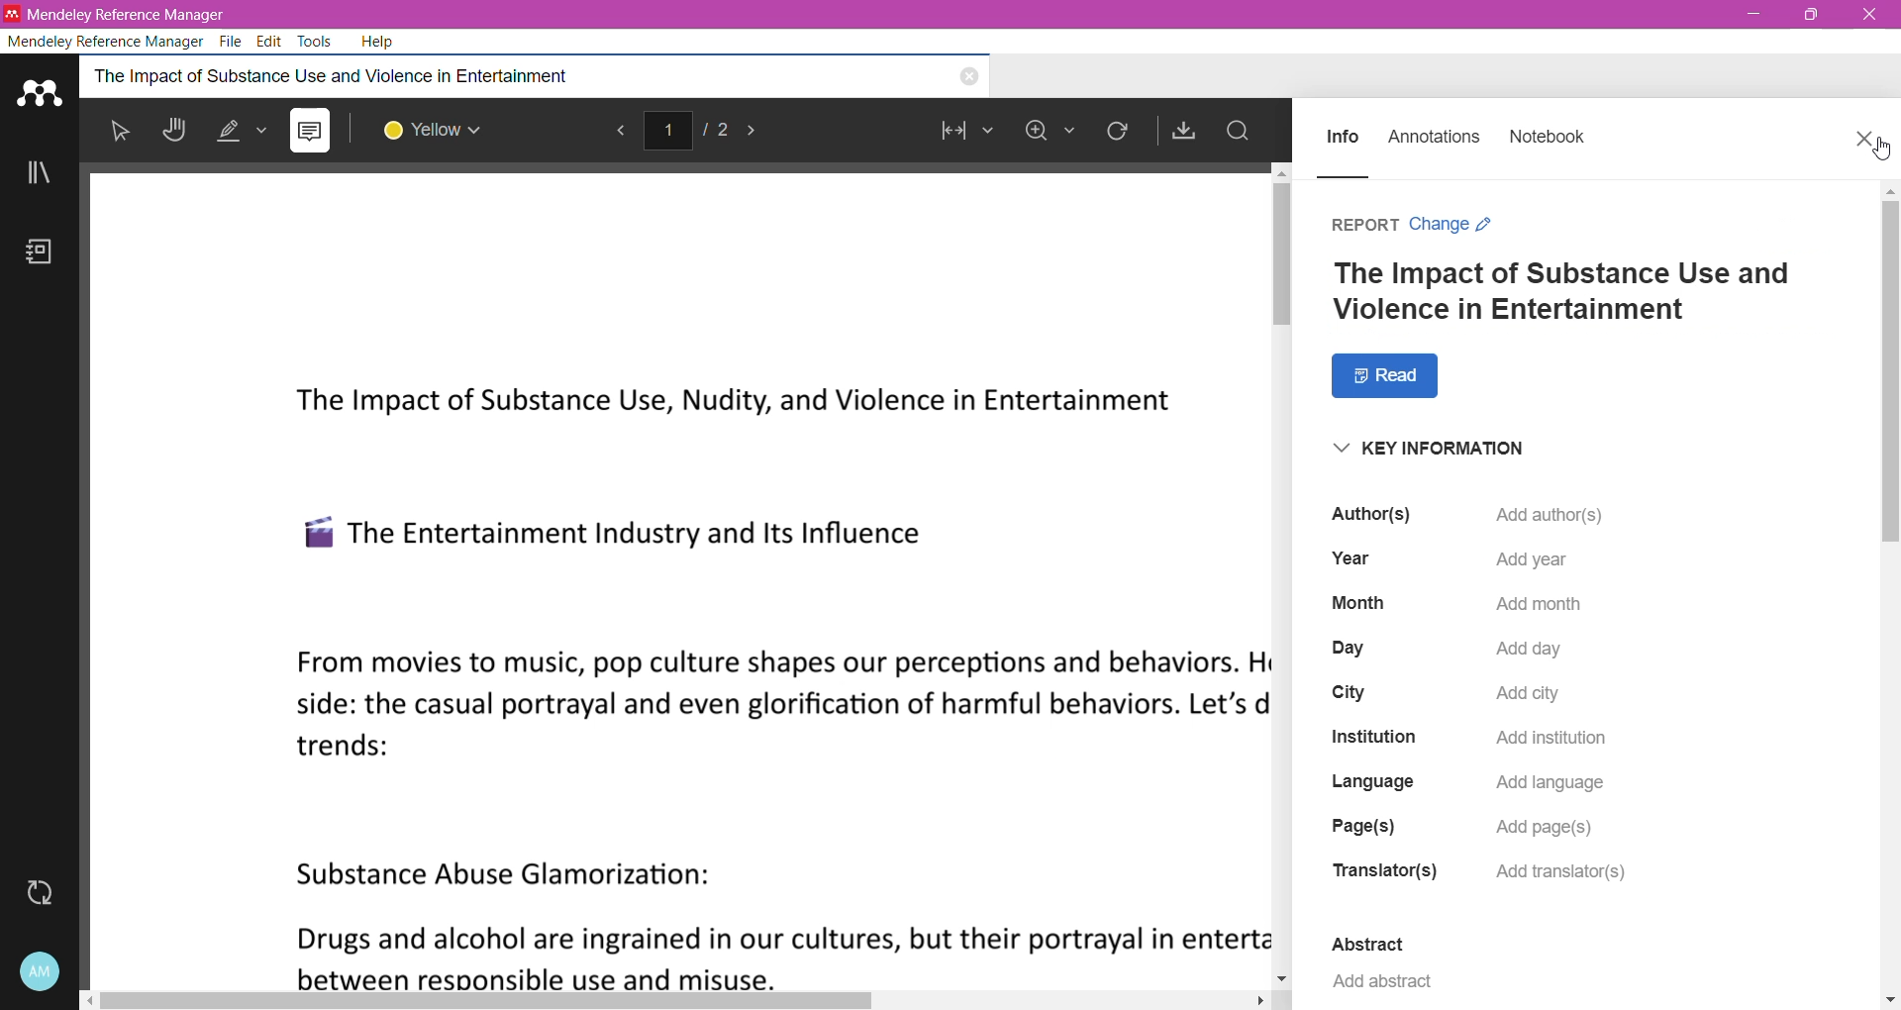 The width and height of the screenshot is (1901, 1010). What do you see at coordinates (1380, 780) in the screenshot?
I see `Language` at bounding box center [1380, 780].